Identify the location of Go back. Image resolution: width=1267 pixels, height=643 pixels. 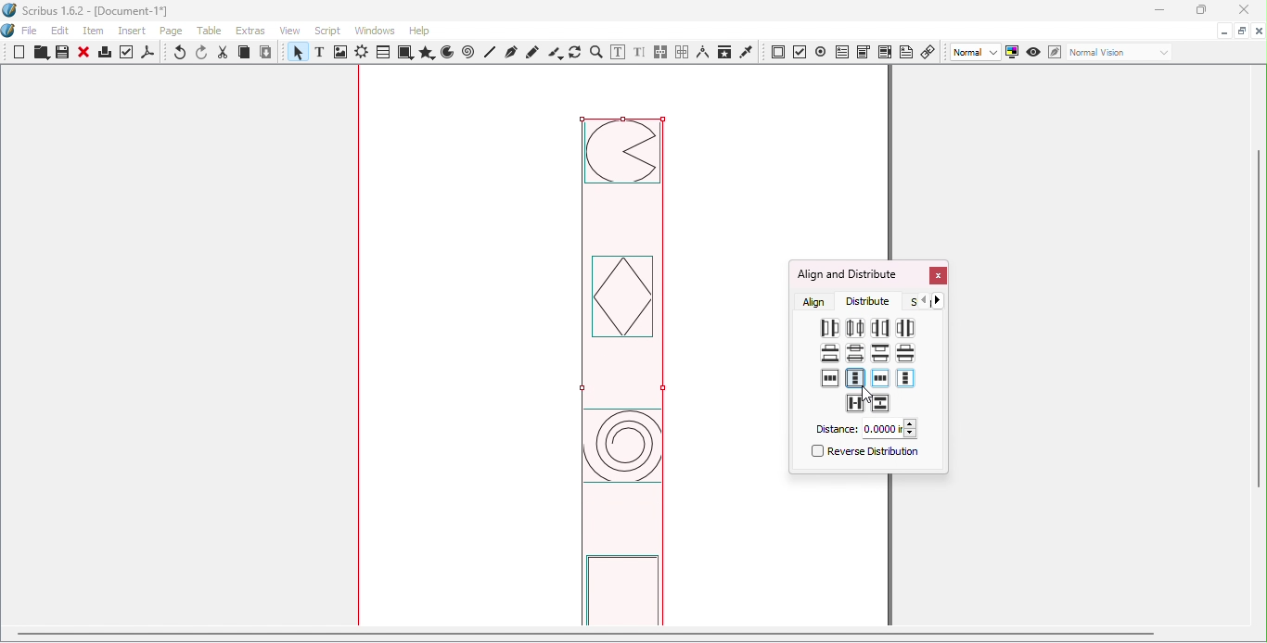
(924, 301).